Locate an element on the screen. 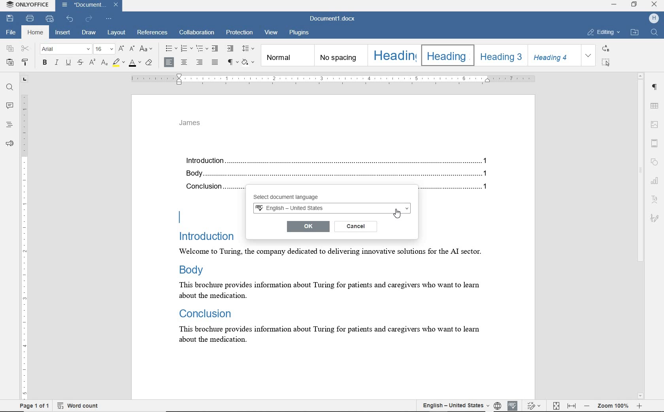 This screenshot has height=412, width=664. Body...........................................................................................................................................1 is located at coordinates (340, 174).